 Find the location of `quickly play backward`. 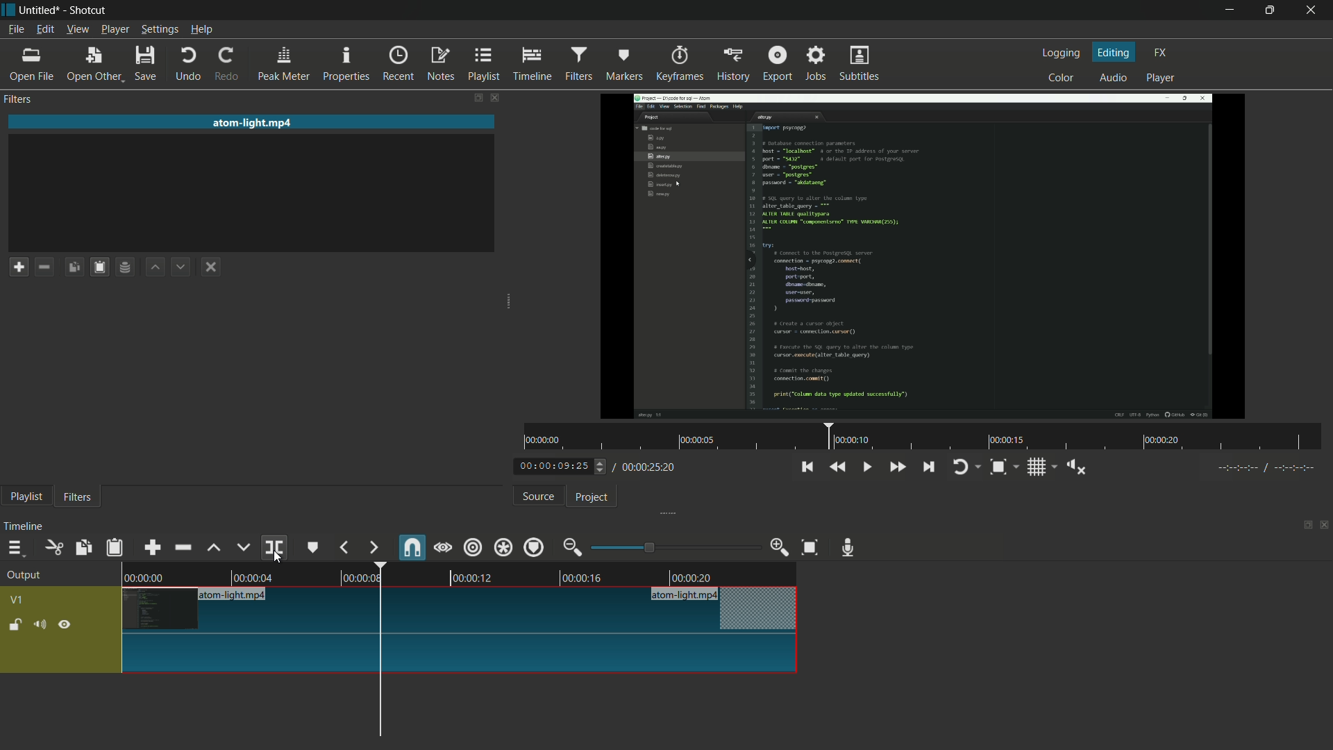

quickly play backward is located at coordinates (839, 467).